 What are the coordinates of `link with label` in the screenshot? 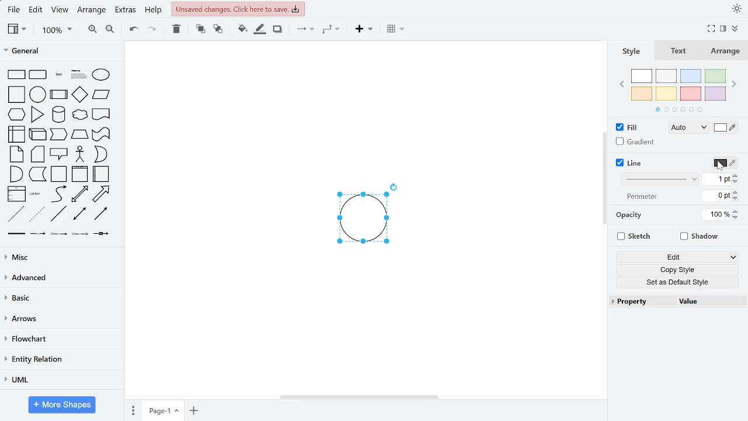 It's located at (38, 233).